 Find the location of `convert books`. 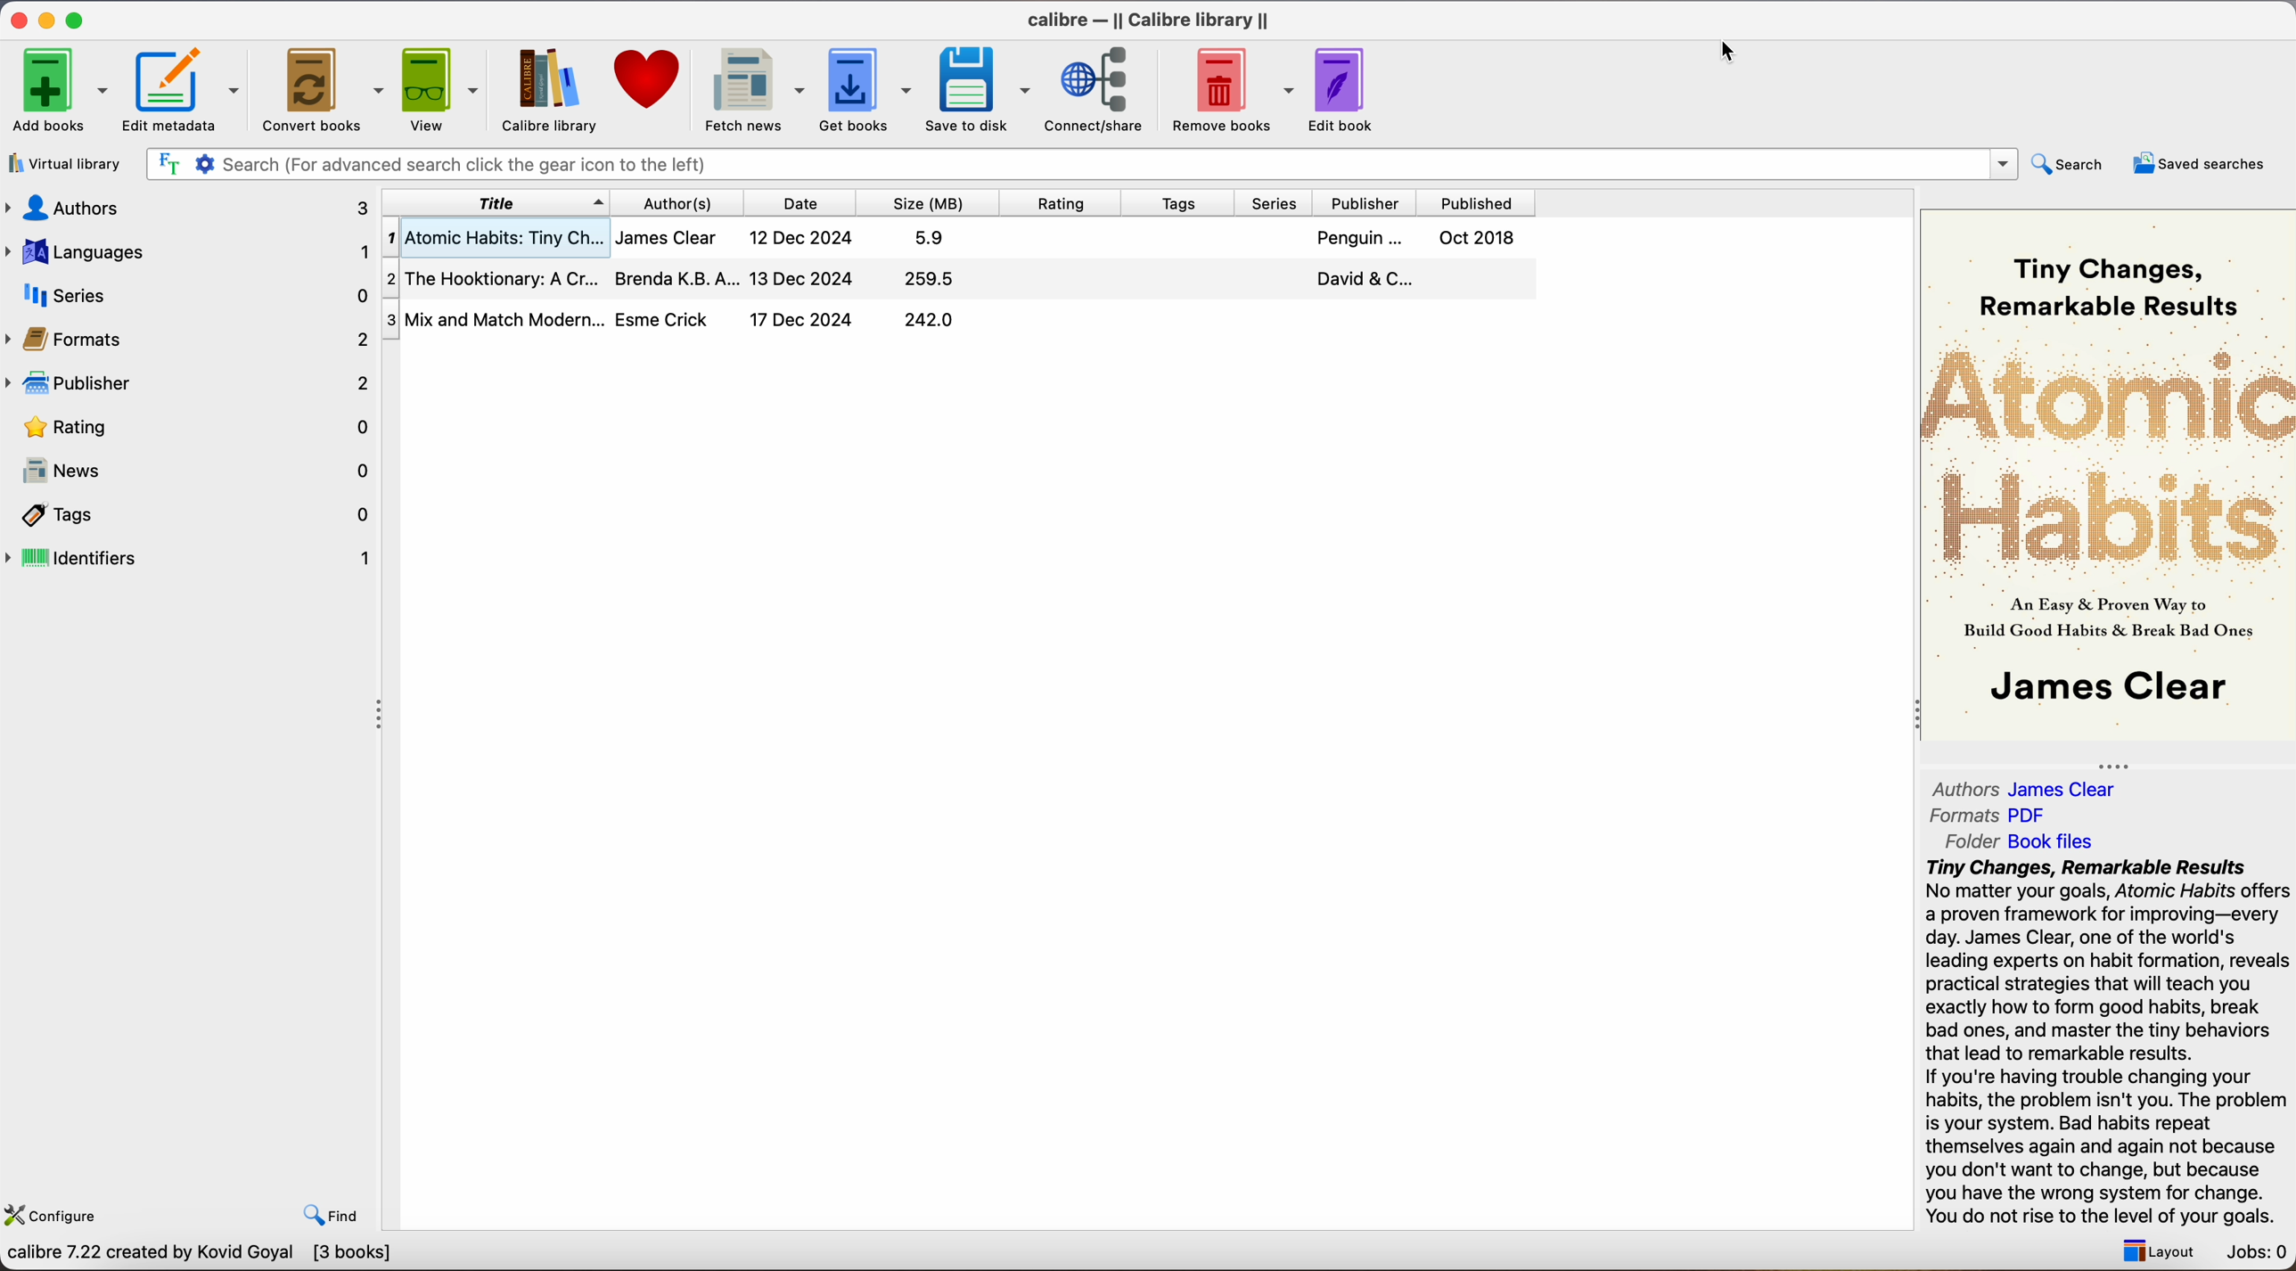

convert books is located at coordinates (325, 93).